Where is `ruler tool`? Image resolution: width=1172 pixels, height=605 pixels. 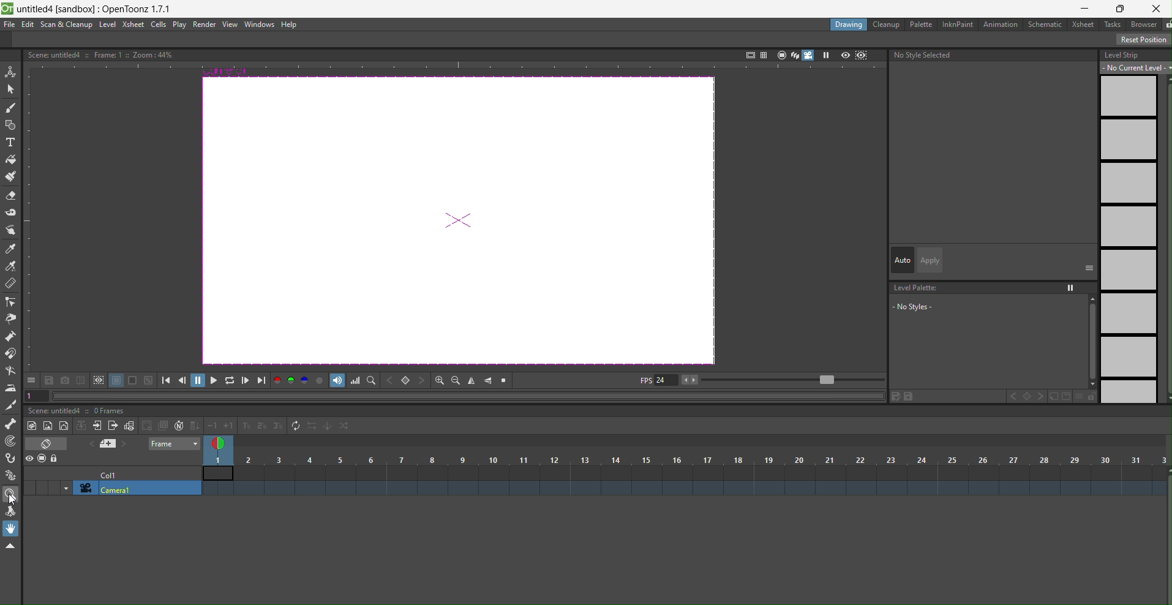
ruler tool is located at coordinates (11, 285).